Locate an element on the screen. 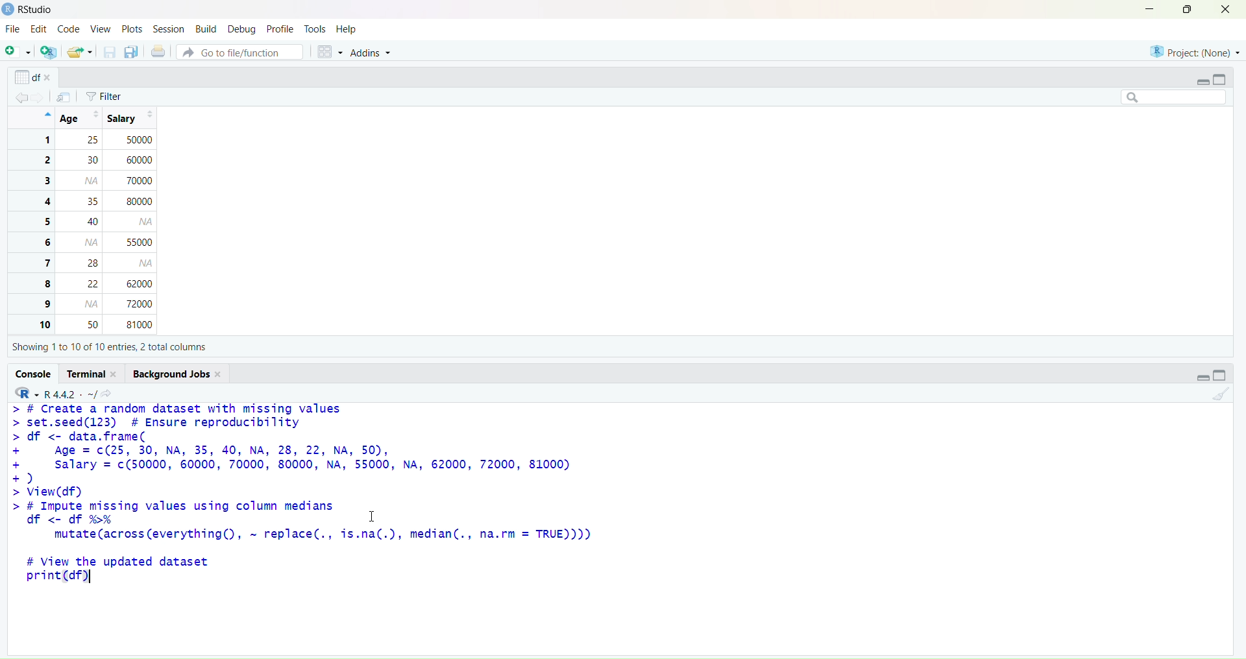 This screenshot has height=659, width=1246. Rstudio is located at coordinates (29, 9).